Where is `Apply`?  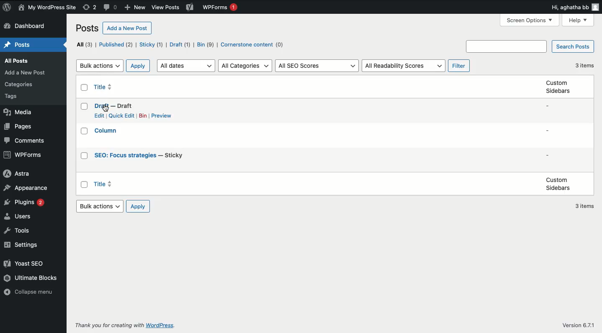 Apply is located at coordinates (137, 206).